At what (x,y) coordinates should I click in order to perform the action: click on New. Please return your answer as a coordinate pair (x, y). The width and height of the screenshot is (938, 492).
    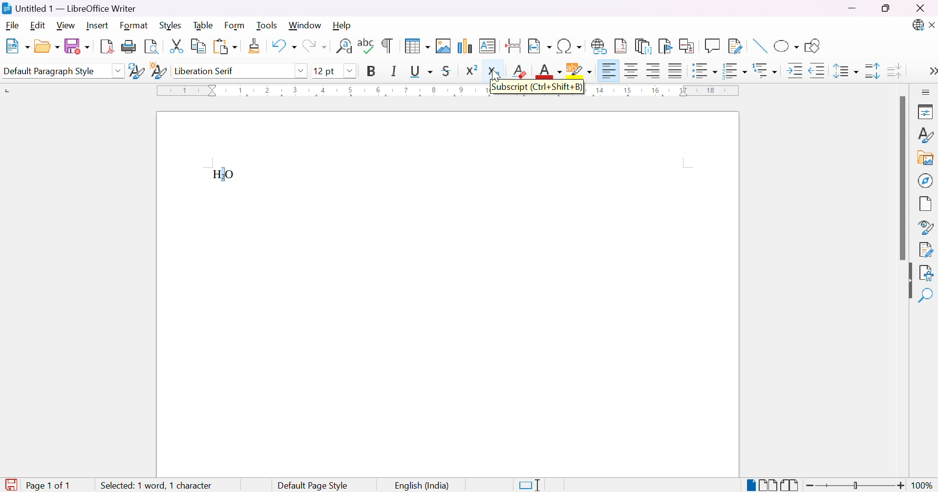
    Looking at the image, I should click on (17, 47).